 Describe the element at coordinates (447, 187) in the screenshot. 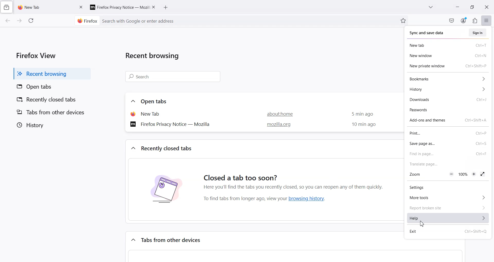

I see `Settings` at that location.